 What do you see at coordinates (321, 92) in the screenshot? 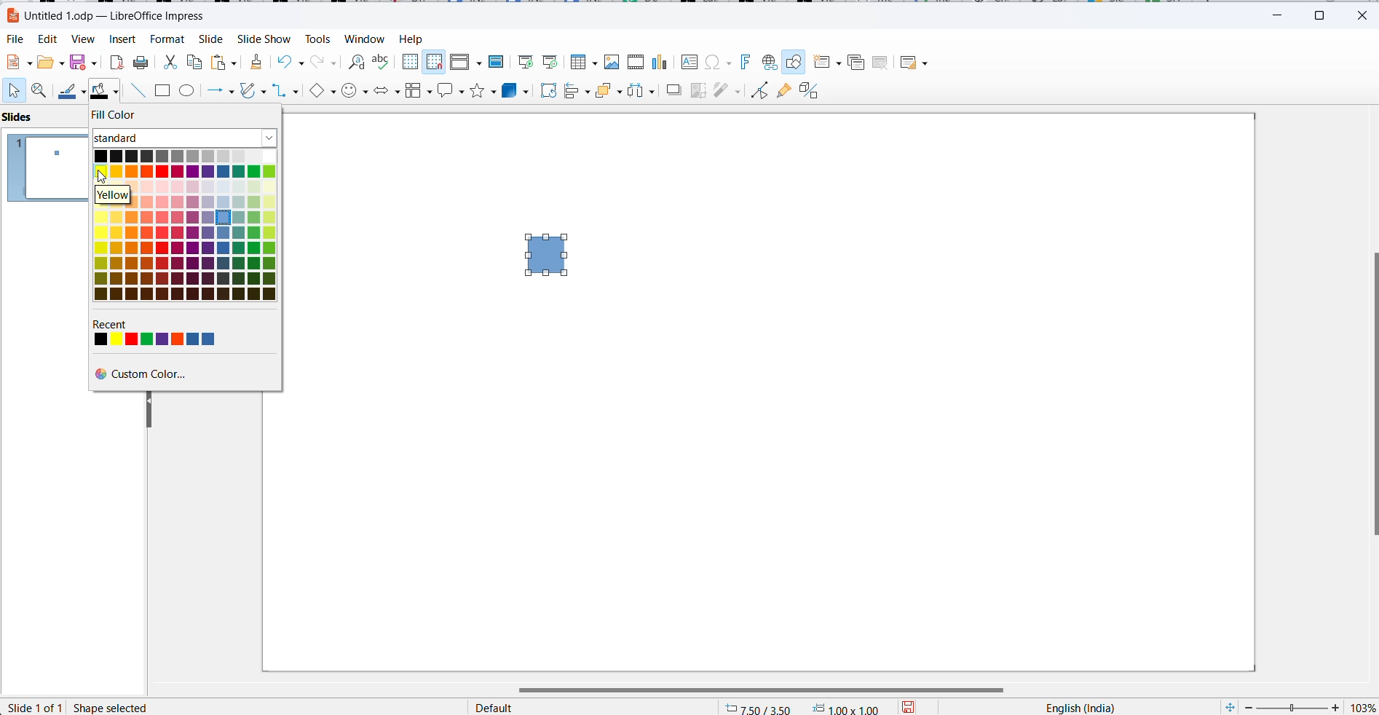
I see `basic shapes` at bounding box center [321, 92].